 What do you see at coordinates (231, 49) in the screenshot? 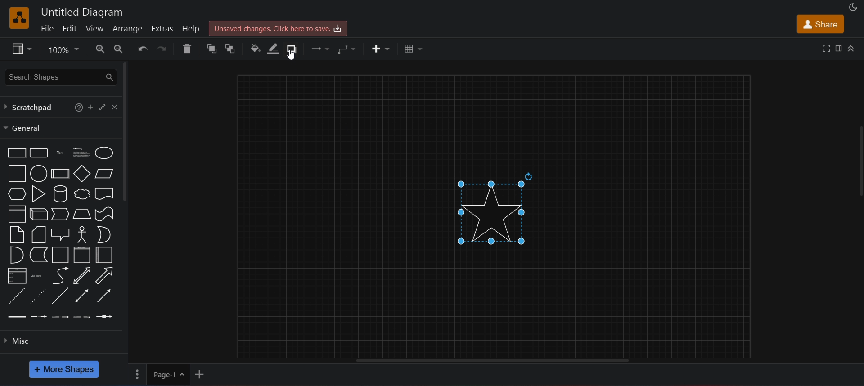
I see `to back` at bounding box center [231, 49].